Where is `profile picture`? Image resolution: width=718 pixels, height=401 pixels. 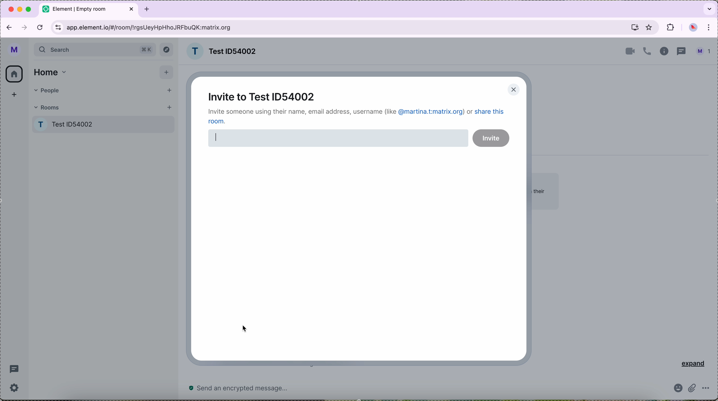 profile picture is located at coordinates (694, 28).